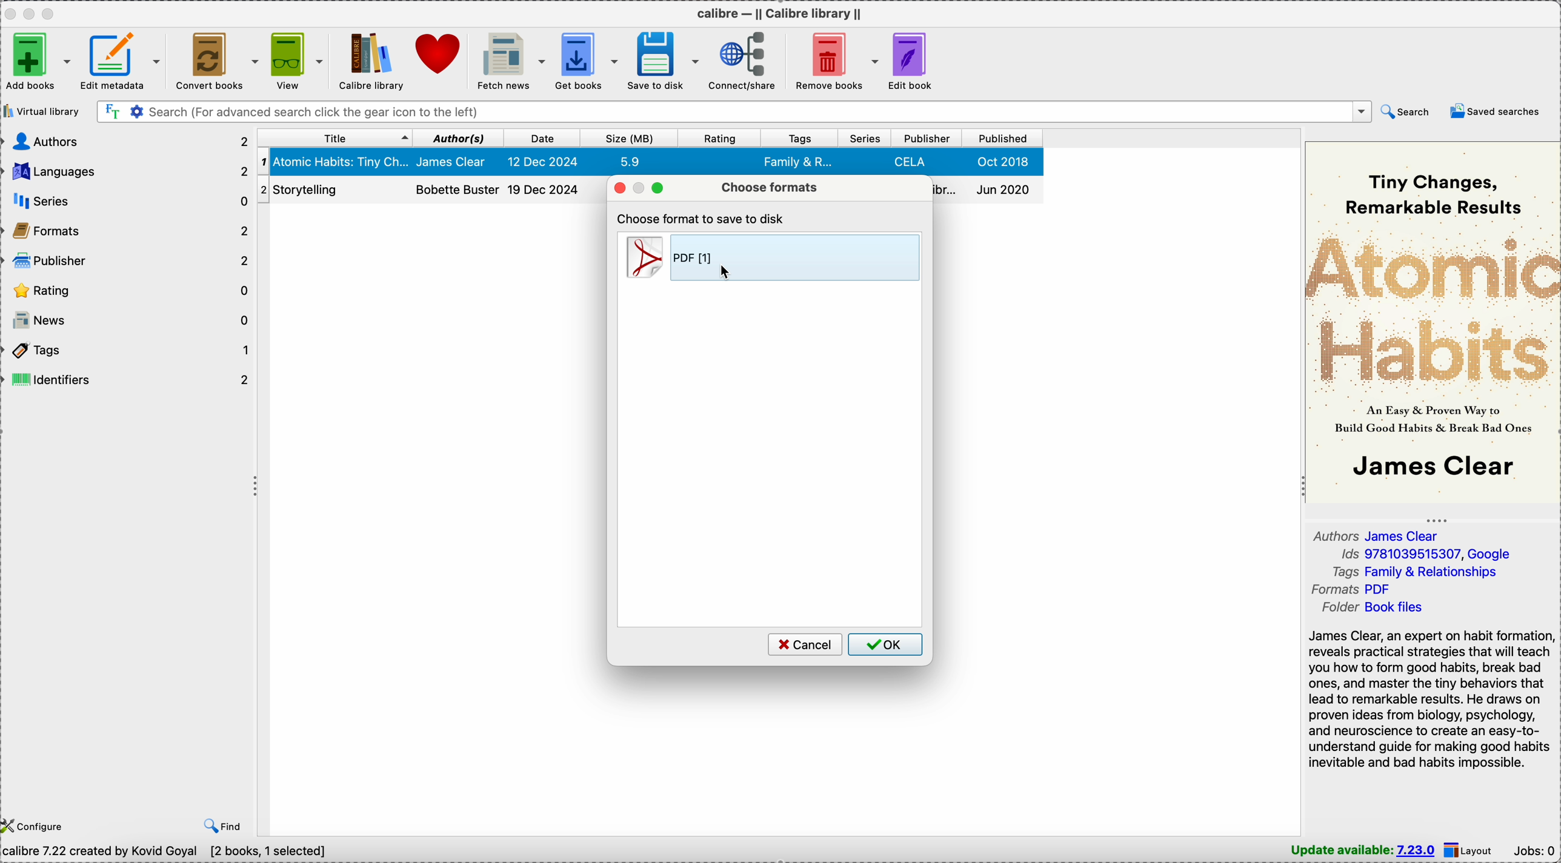 The image size is (1561, 863). Describe the element at coordinates (770, 257) in the screenshot. I see `PDF format` at that location.